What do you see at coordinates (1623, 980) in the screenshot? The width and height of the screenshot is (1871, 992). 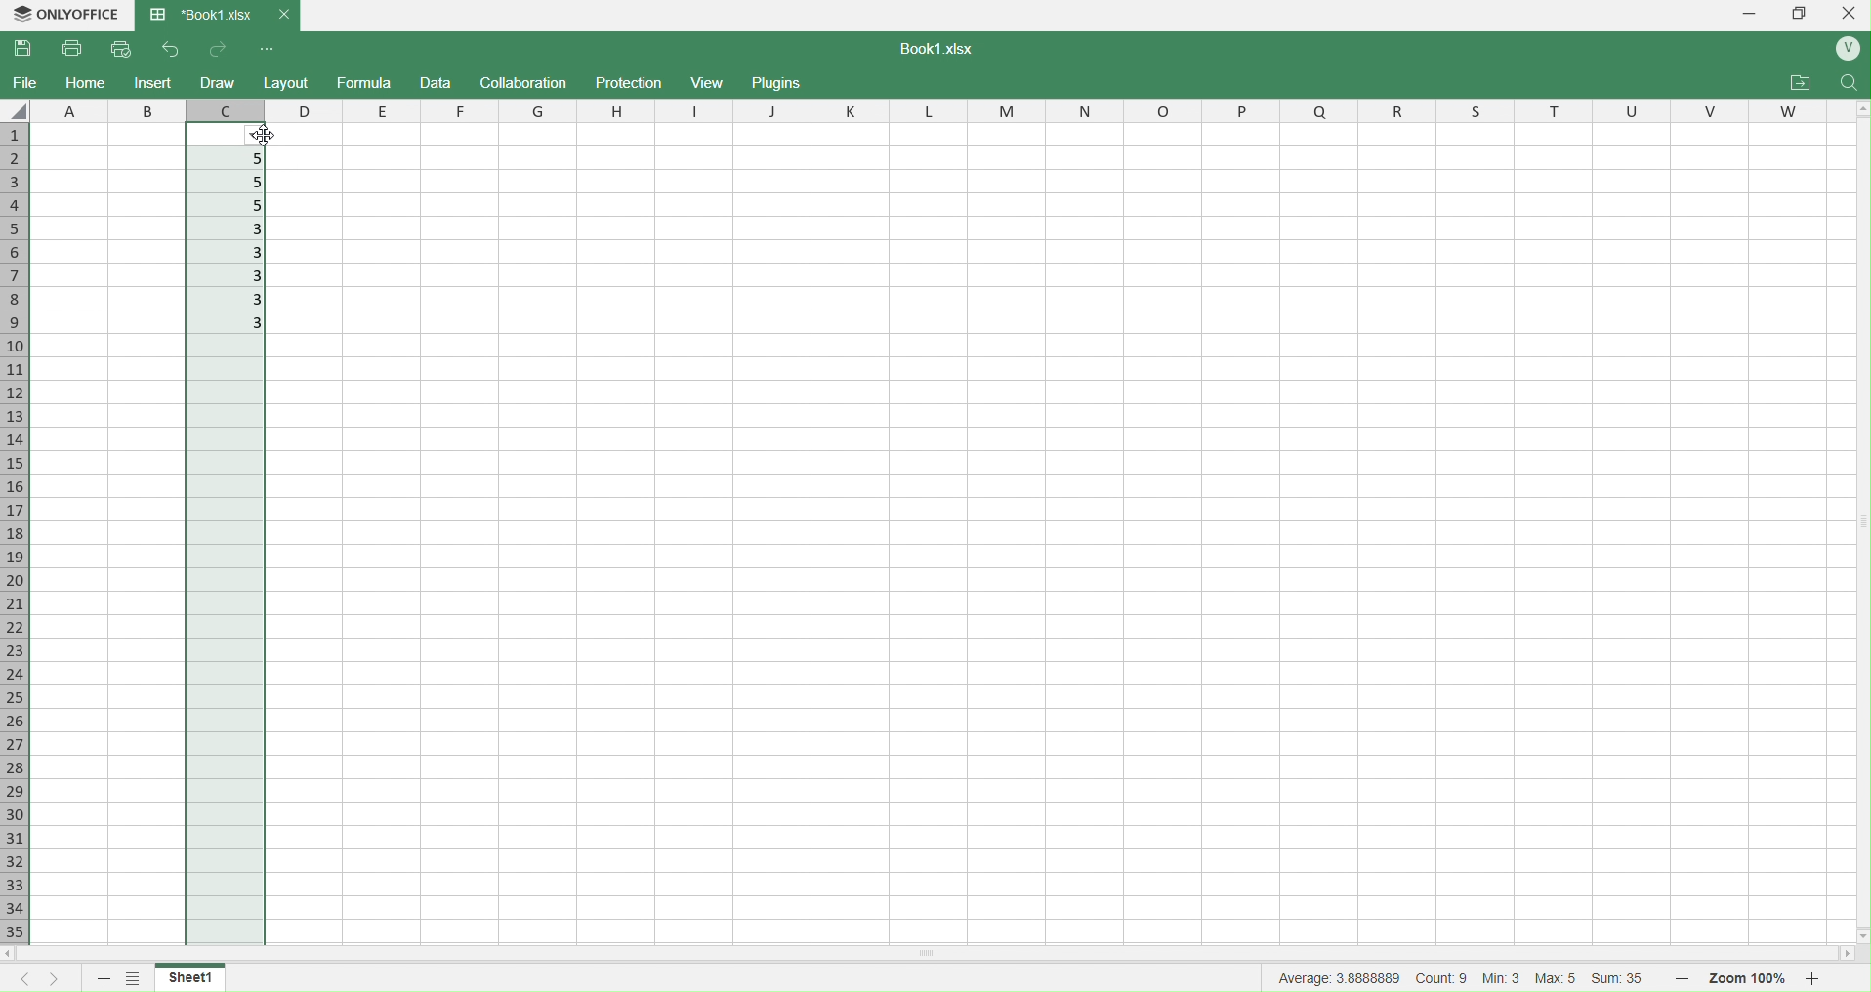 I see `Sum` at bounding box center [1623, 980].